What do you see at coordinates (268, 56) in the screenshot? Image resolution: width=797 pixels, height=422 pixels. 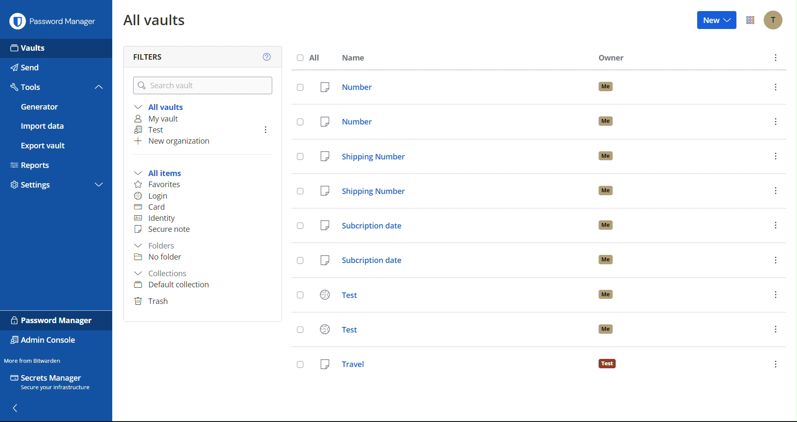 I see `Help` at bounding box center [268, 56].